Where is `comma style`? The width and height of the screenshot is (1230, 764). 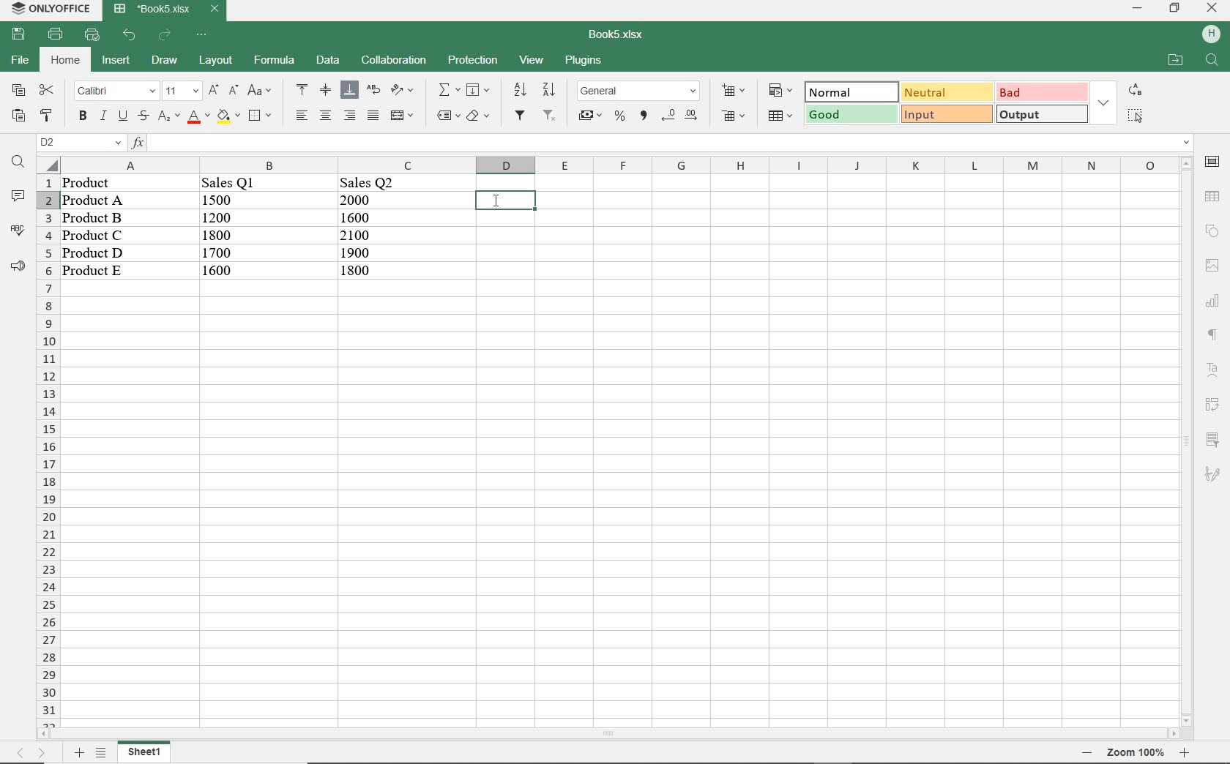
comma style is located at coordinates (644, 115).